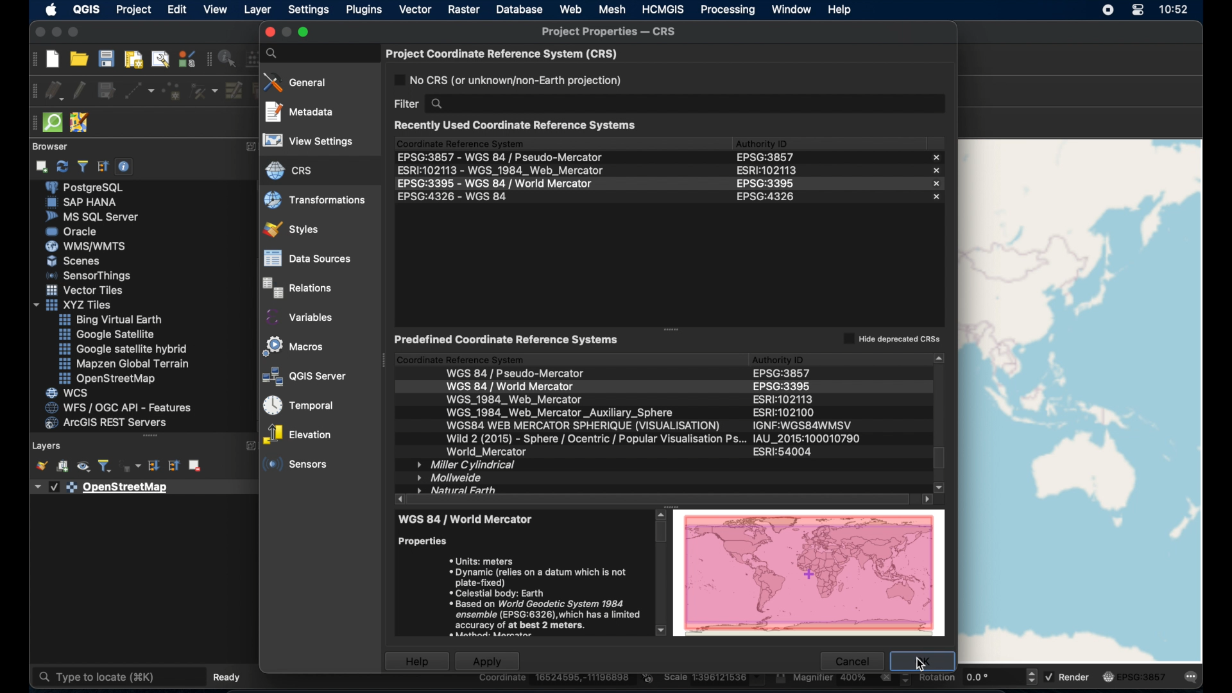  I want to click on scroll bae, so click(941, 421).